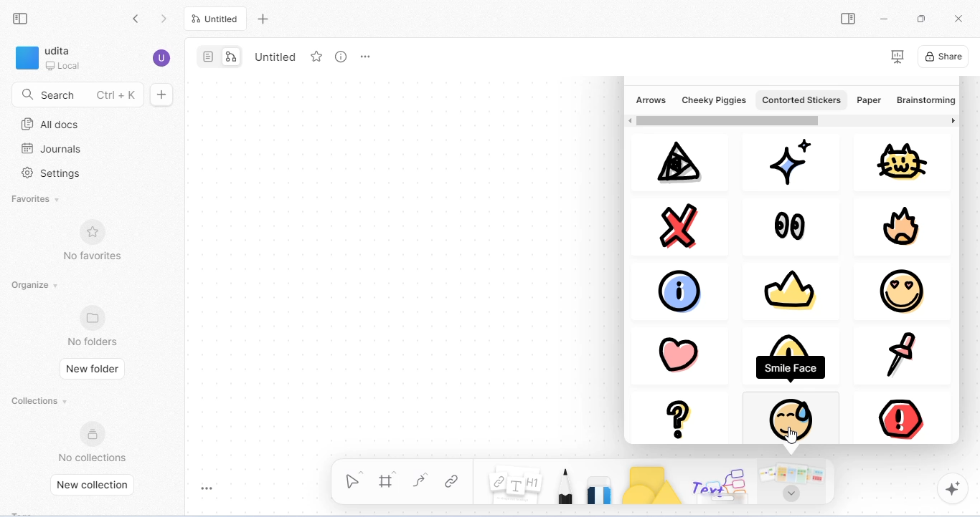 Image resolution: width=980 pixels, height=517 pixels. What do you see at coordinates (943, 56) in the screenshot?
I see `share` at bounding box center [943, 56].